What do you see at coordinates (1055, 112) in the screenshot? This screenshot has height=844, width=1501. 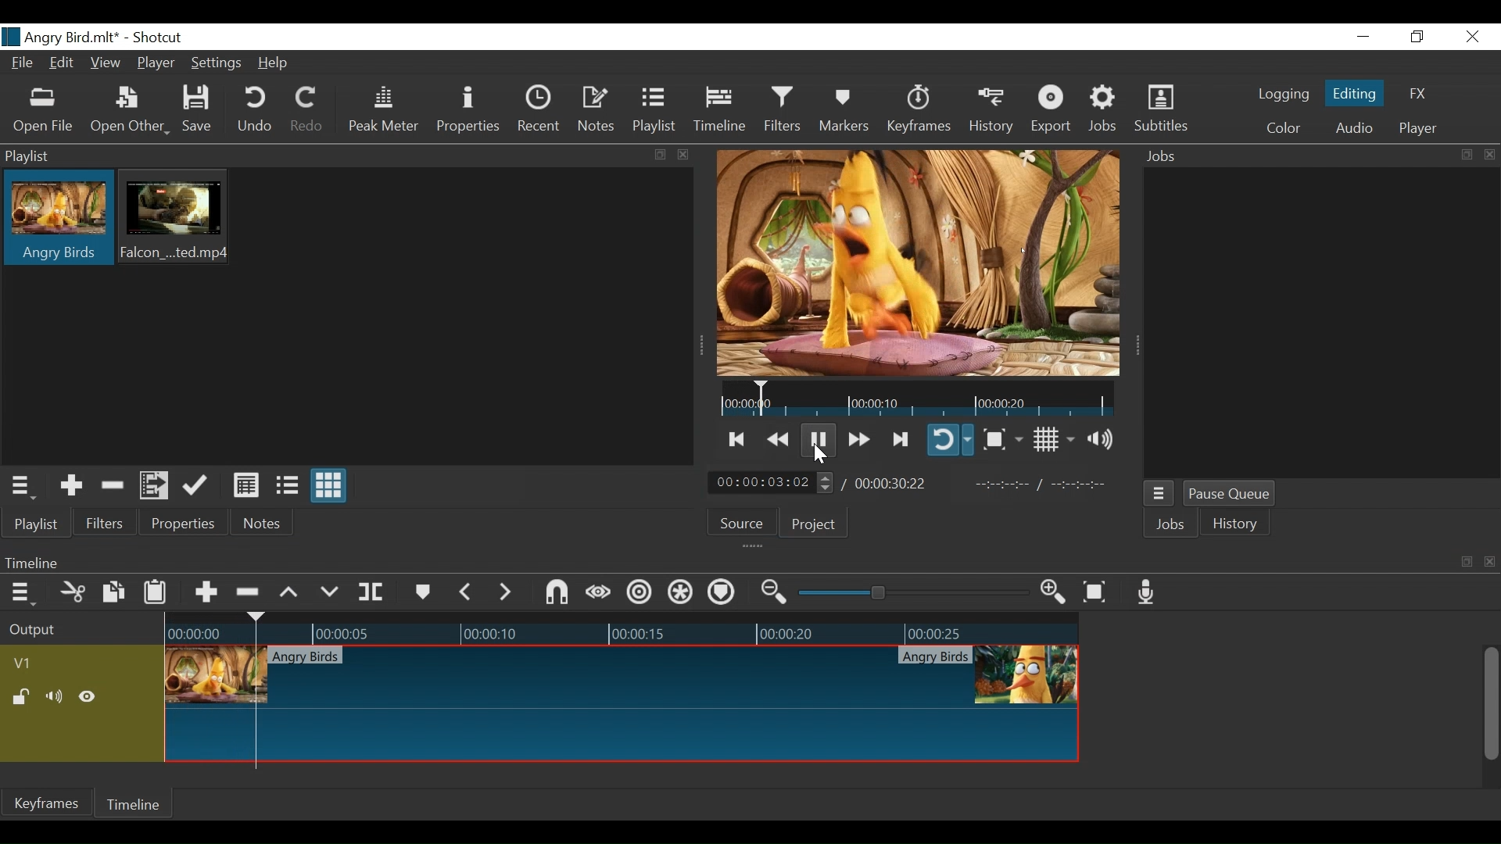 I see `Export` at bounding box center [1055, 112].